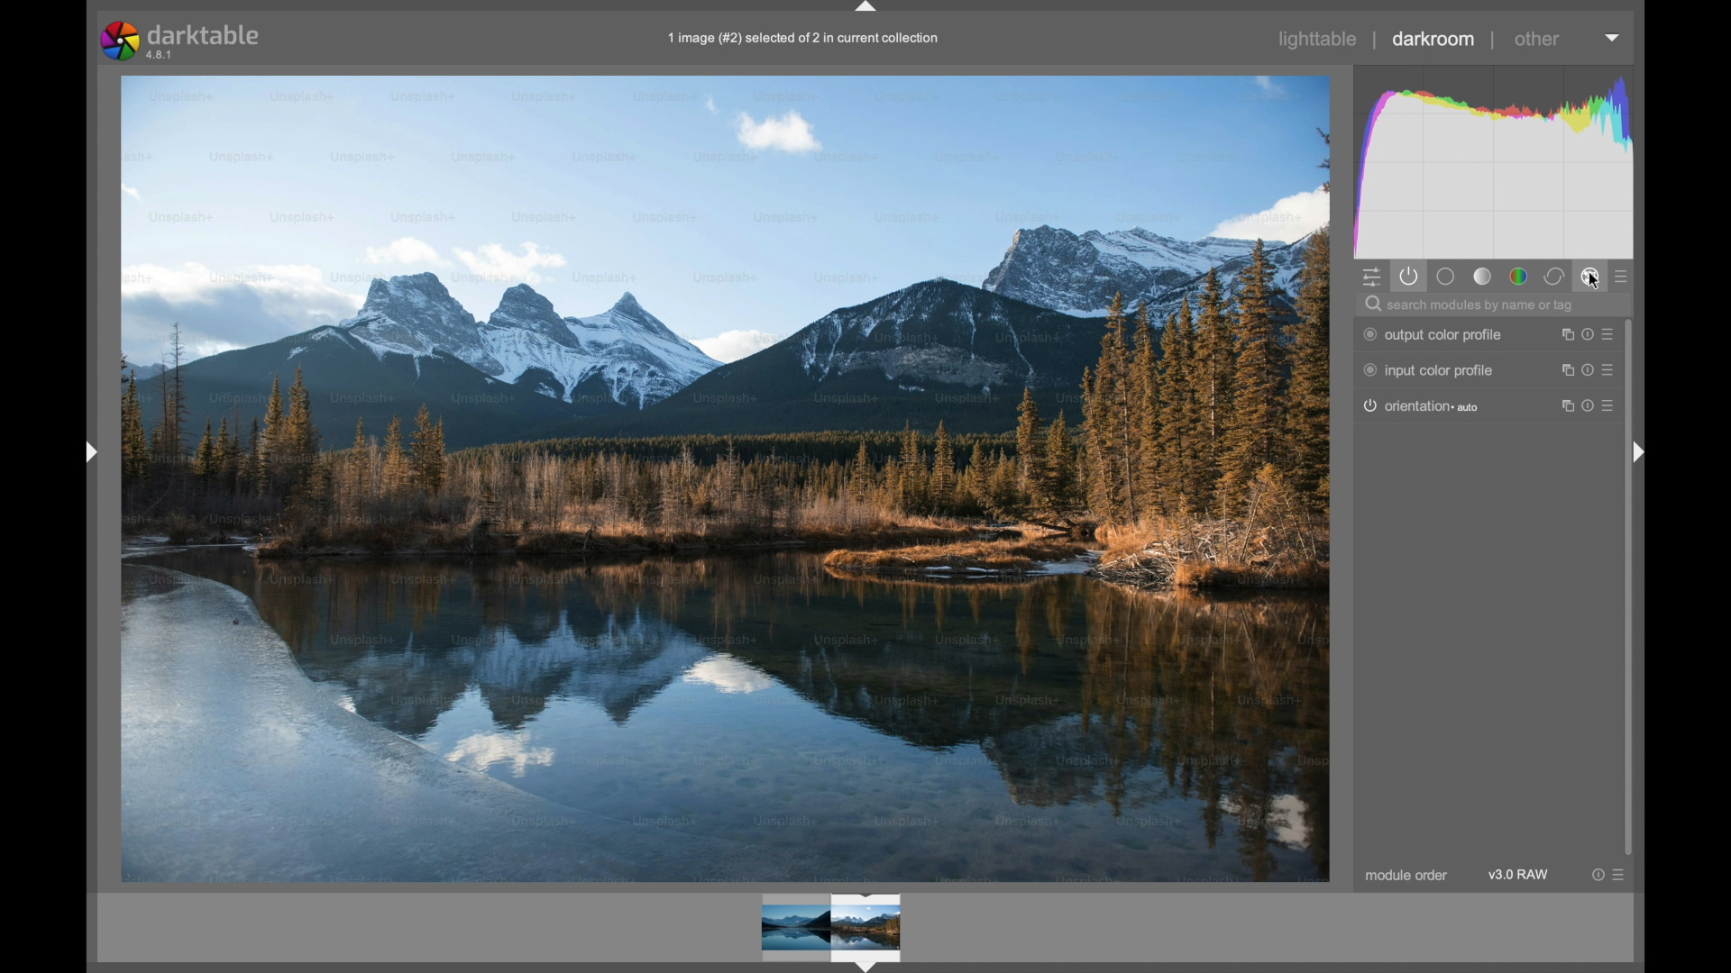 This screenshot has height=973, width=1731. Describe the element at coordinates (1588, 371) in the screenshot. I see `reset parameters` at that location.